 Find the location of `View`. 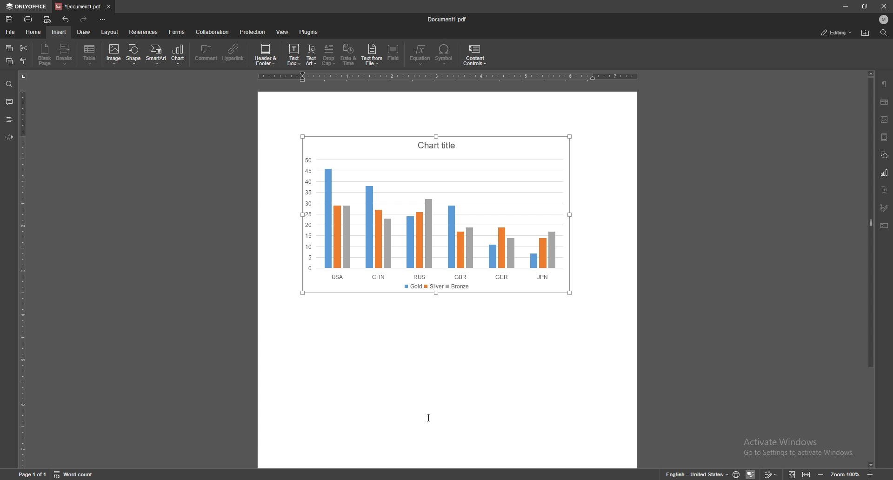

View is located at coordinates (790, 475).